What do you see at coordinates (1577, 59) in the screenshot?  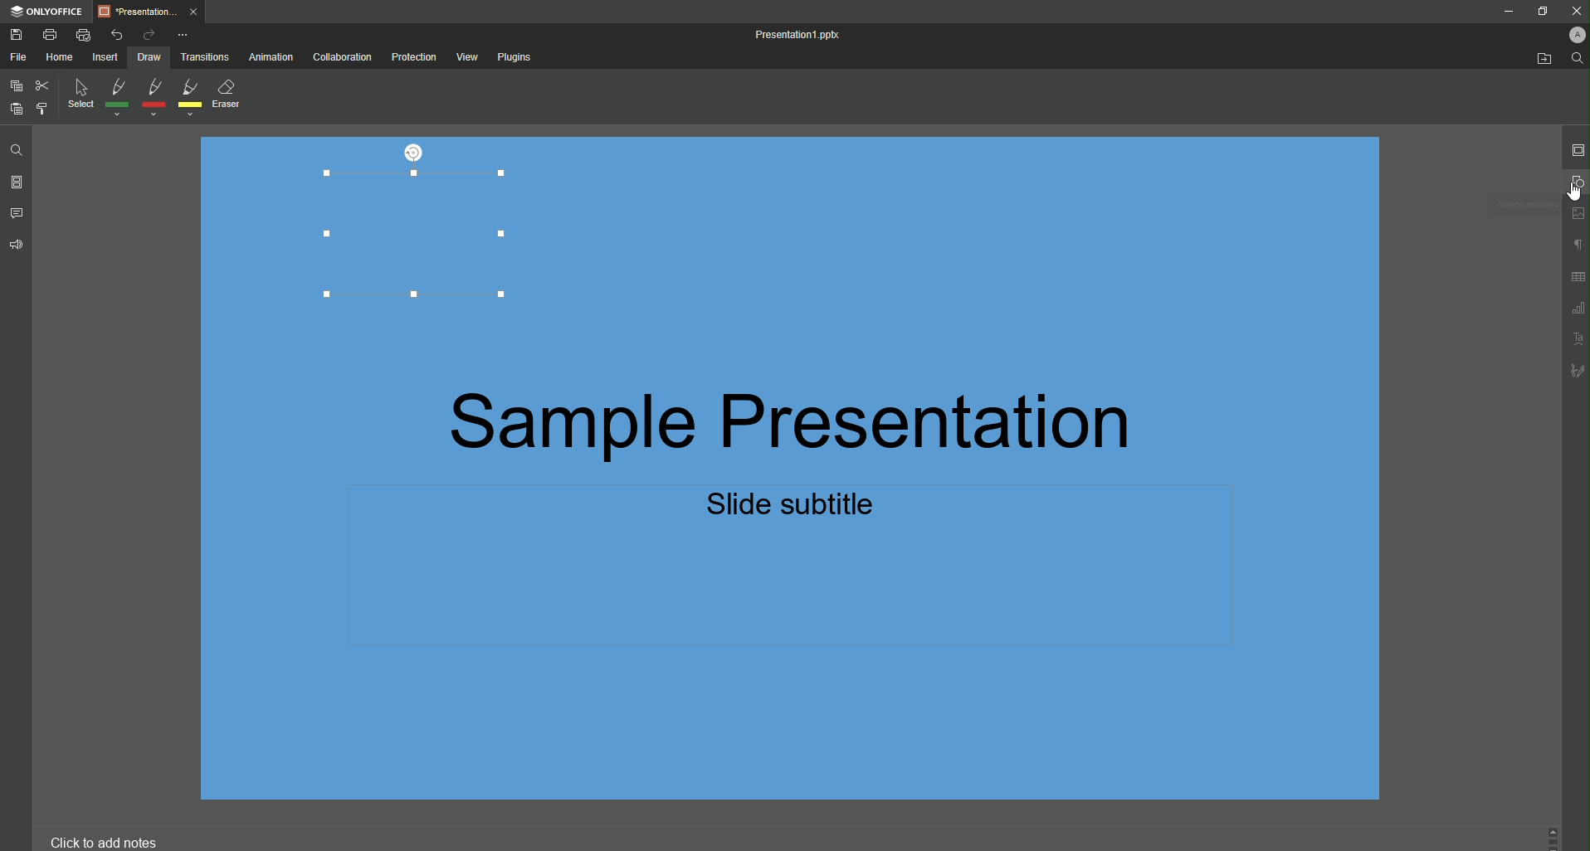 I see `Find` at bounding box center [1577, 59].